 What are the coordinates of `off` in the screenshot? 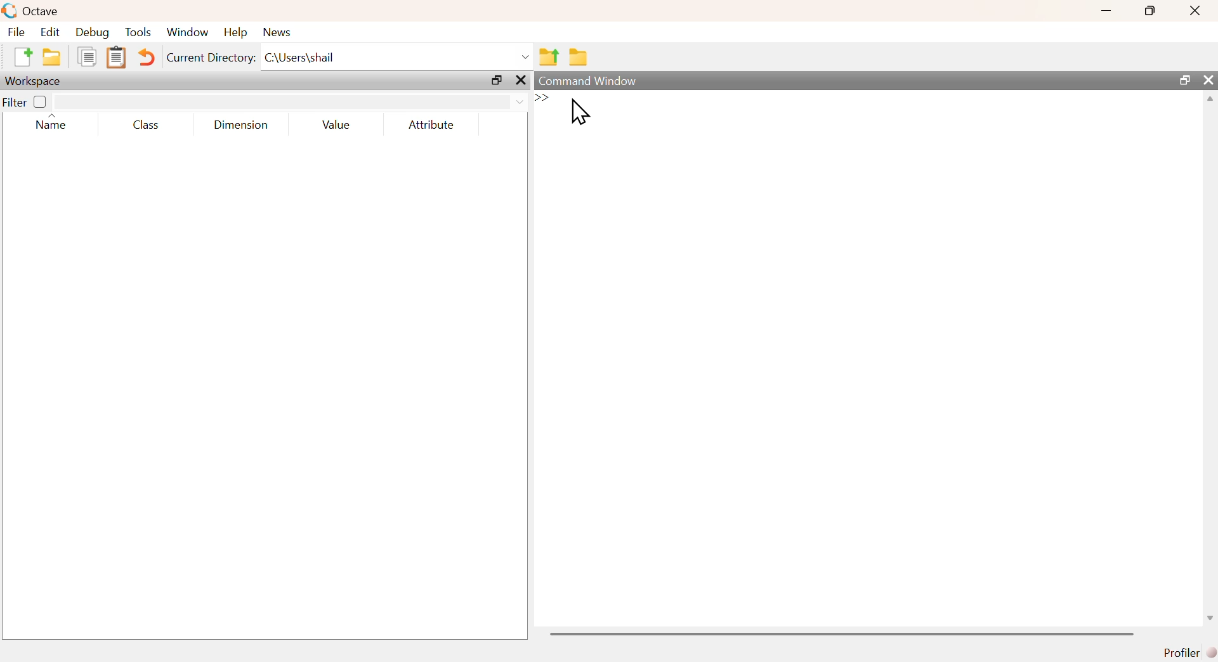 It's located at (40, 102).